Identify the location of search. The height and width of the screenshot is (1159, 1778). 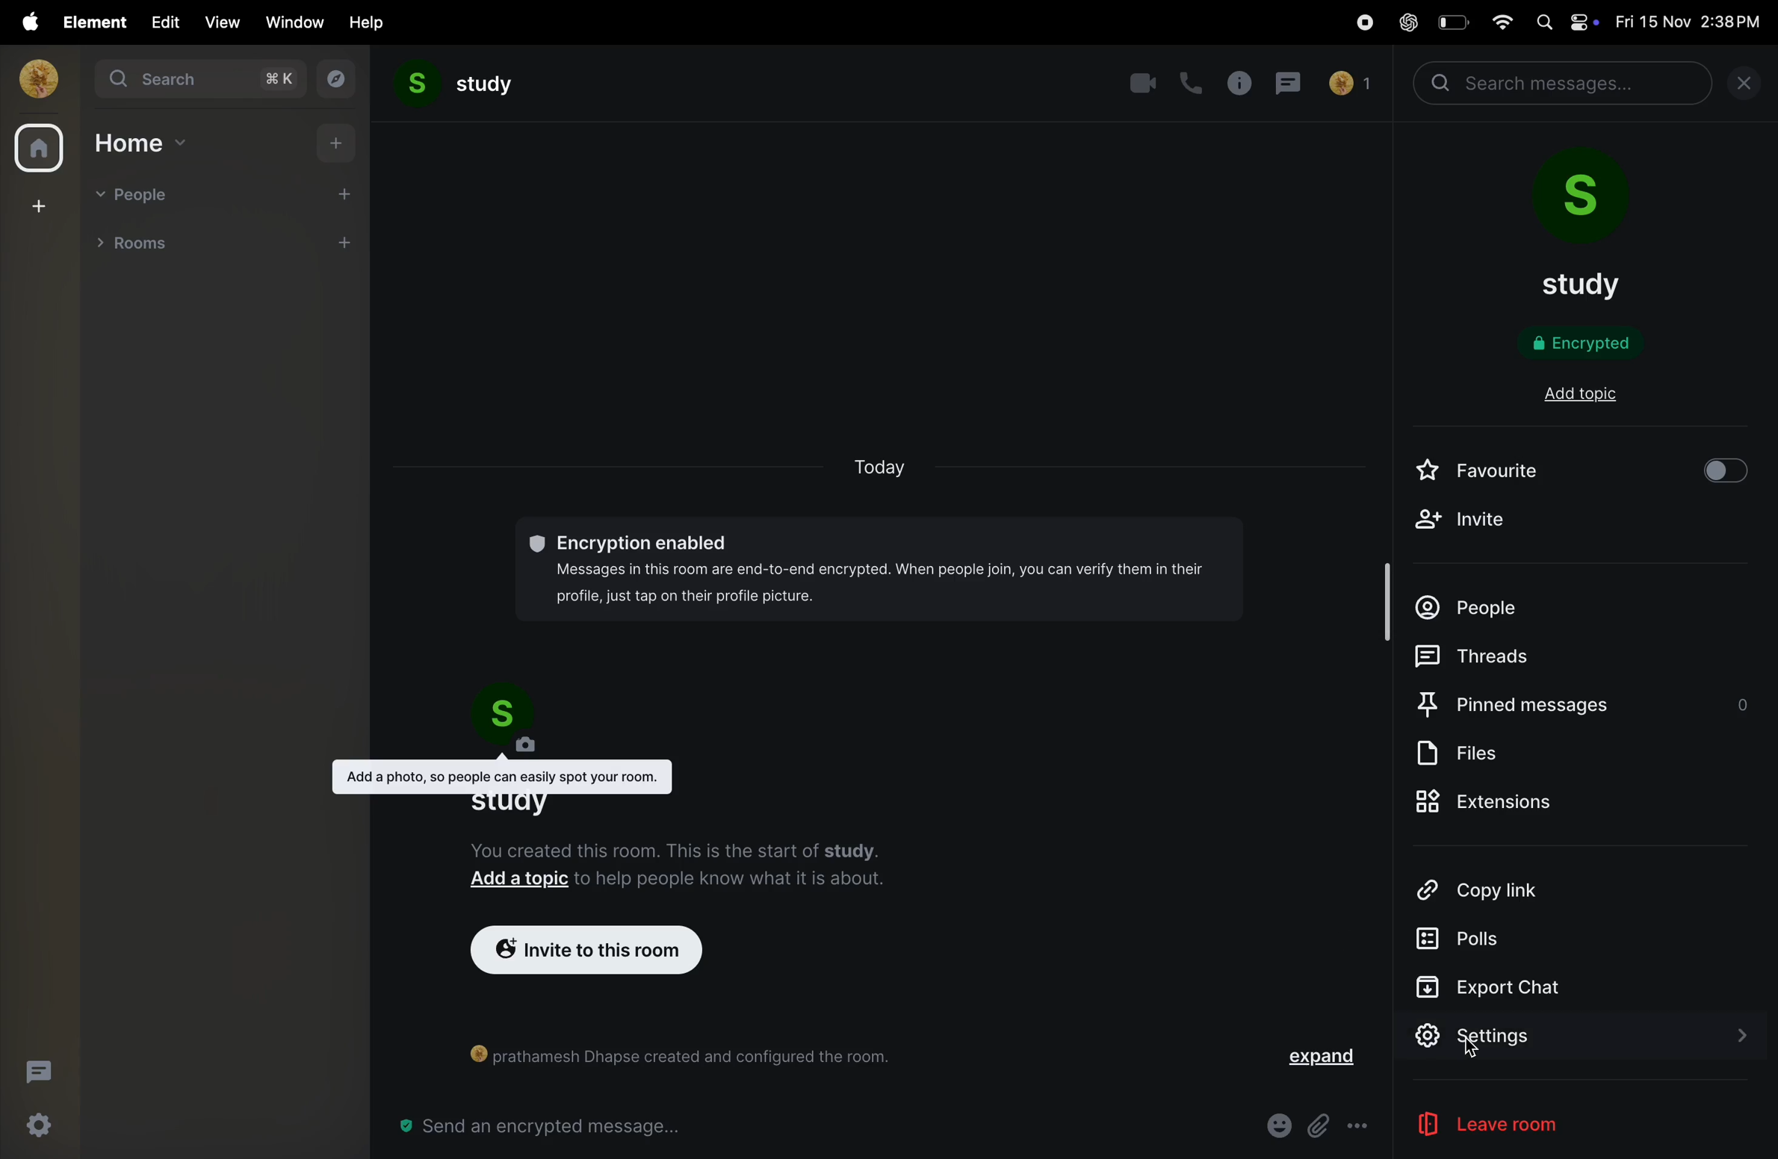
(195, 79).